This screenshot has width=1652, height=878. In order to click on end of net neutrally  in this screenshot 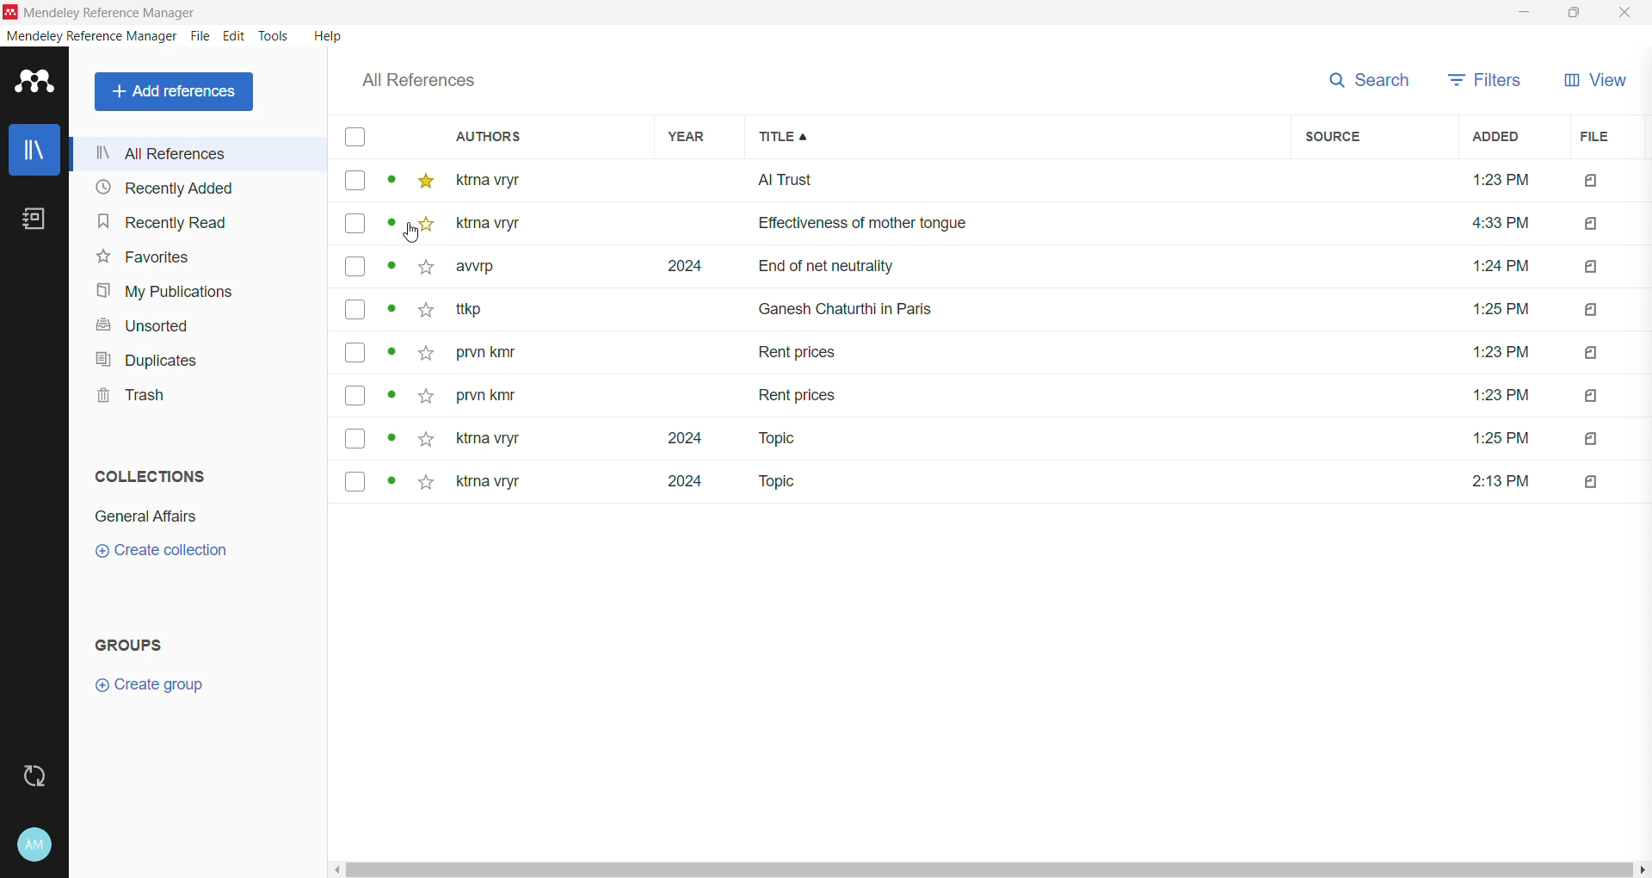, I will do `click(1045, 268)`.